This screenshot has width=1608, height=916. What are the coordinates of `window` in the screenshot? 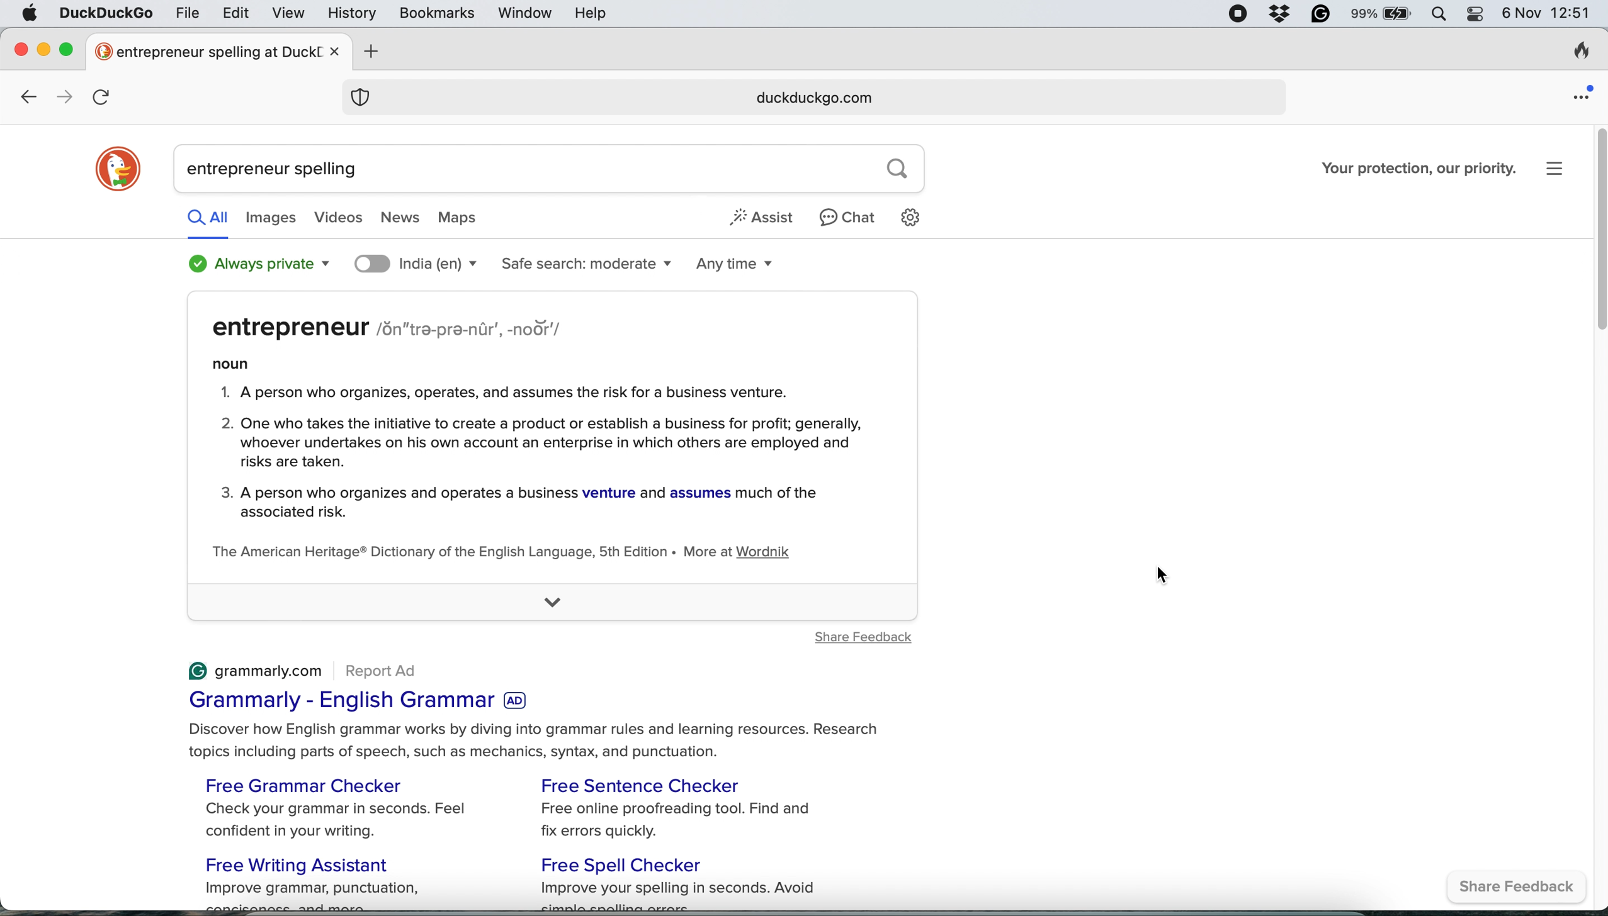 It's located at (522, 13).